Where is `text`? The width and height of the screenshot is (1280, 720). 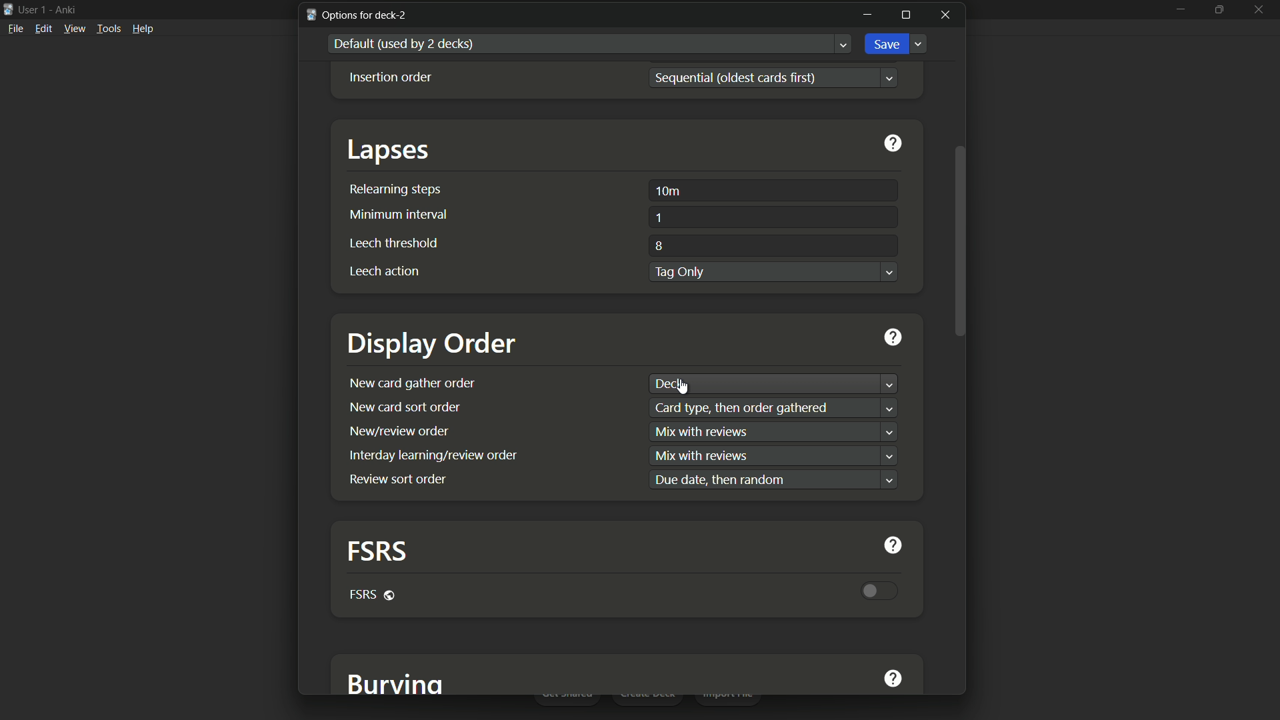
text is located at coordinates (722, 479).